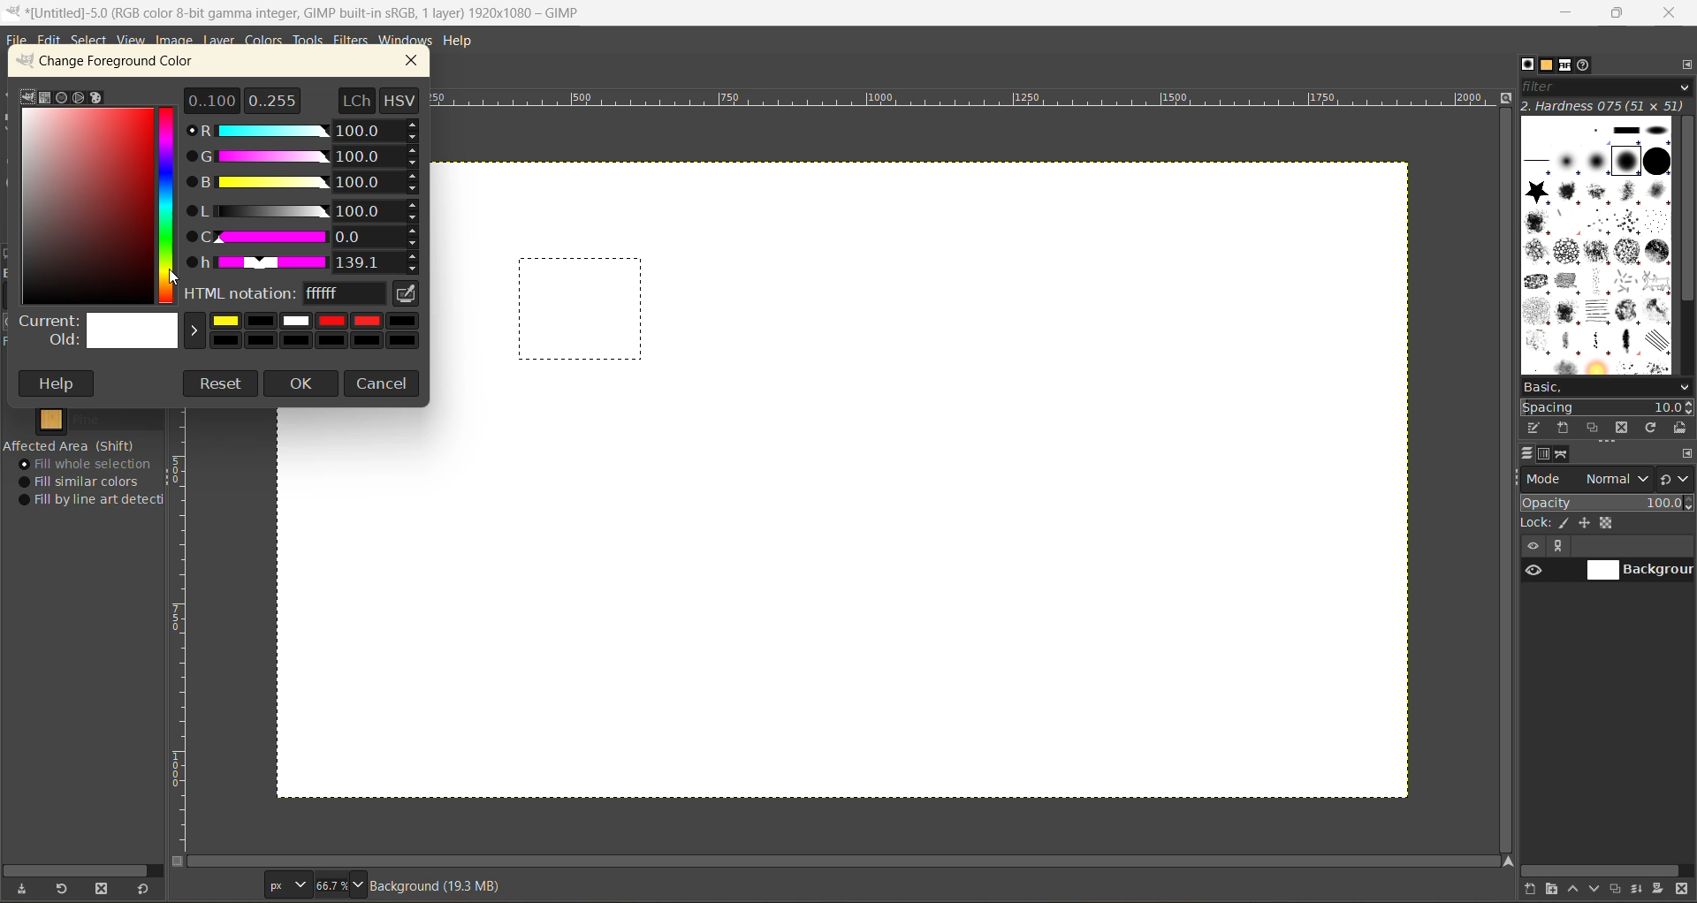  Describe the element at coordinates (1622, 427) in the screenshot. I see `delete this brush` at that location.